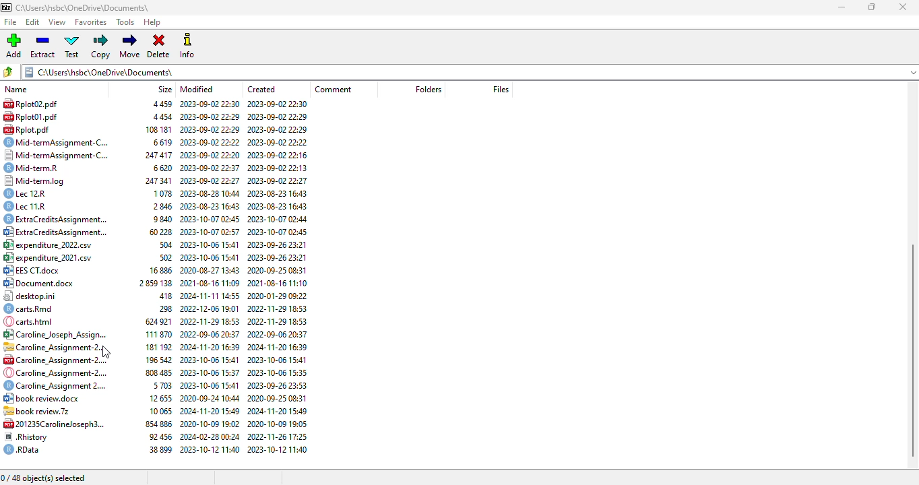 This screenshot has width=919, height=485. Describe the element at coordinates (209, 129) in the screenshot. I see `2023-09-02 22:29` at that location.